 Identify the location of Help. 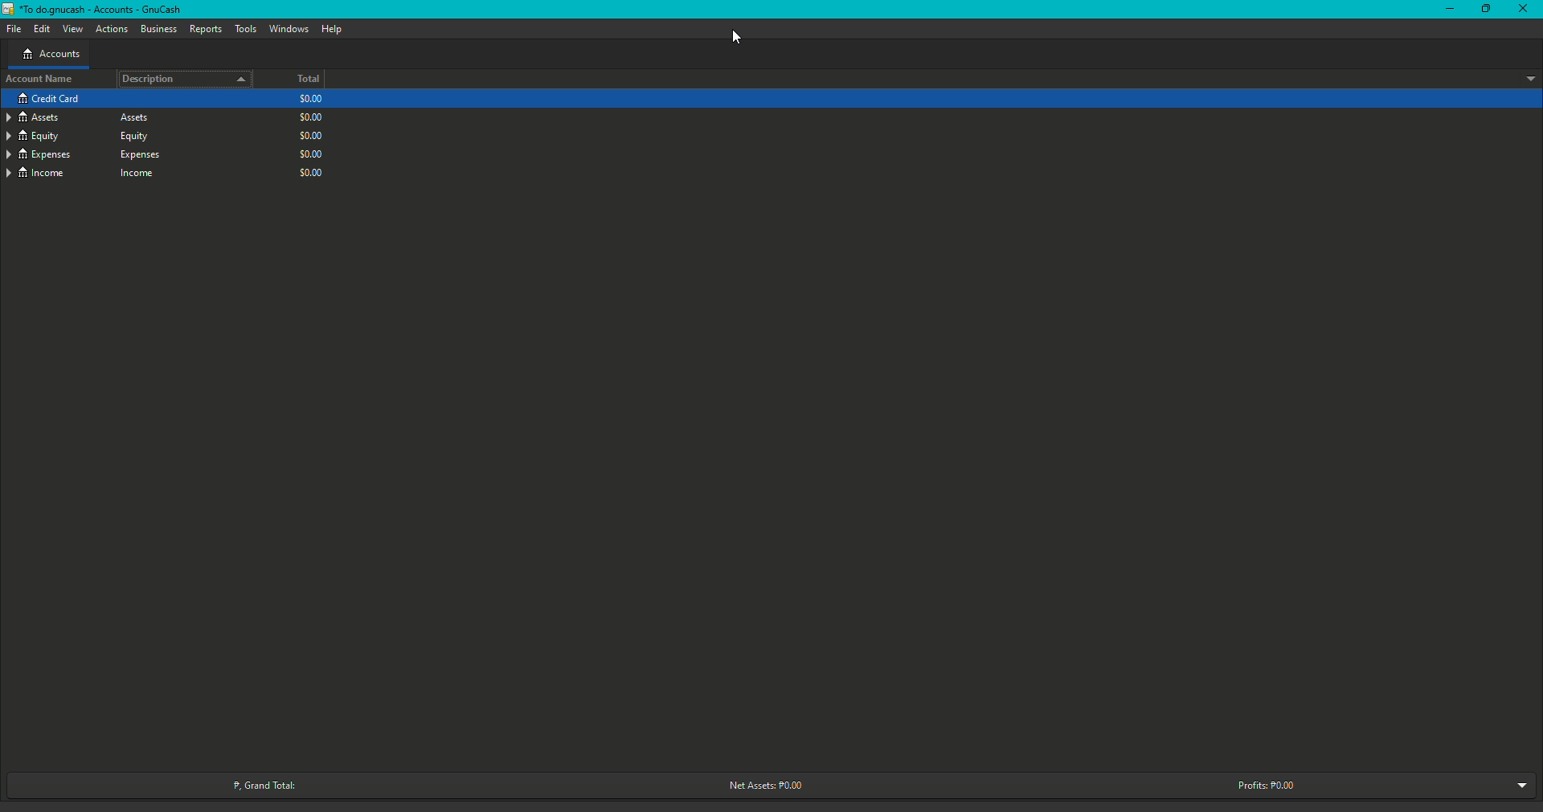
(331, 30).